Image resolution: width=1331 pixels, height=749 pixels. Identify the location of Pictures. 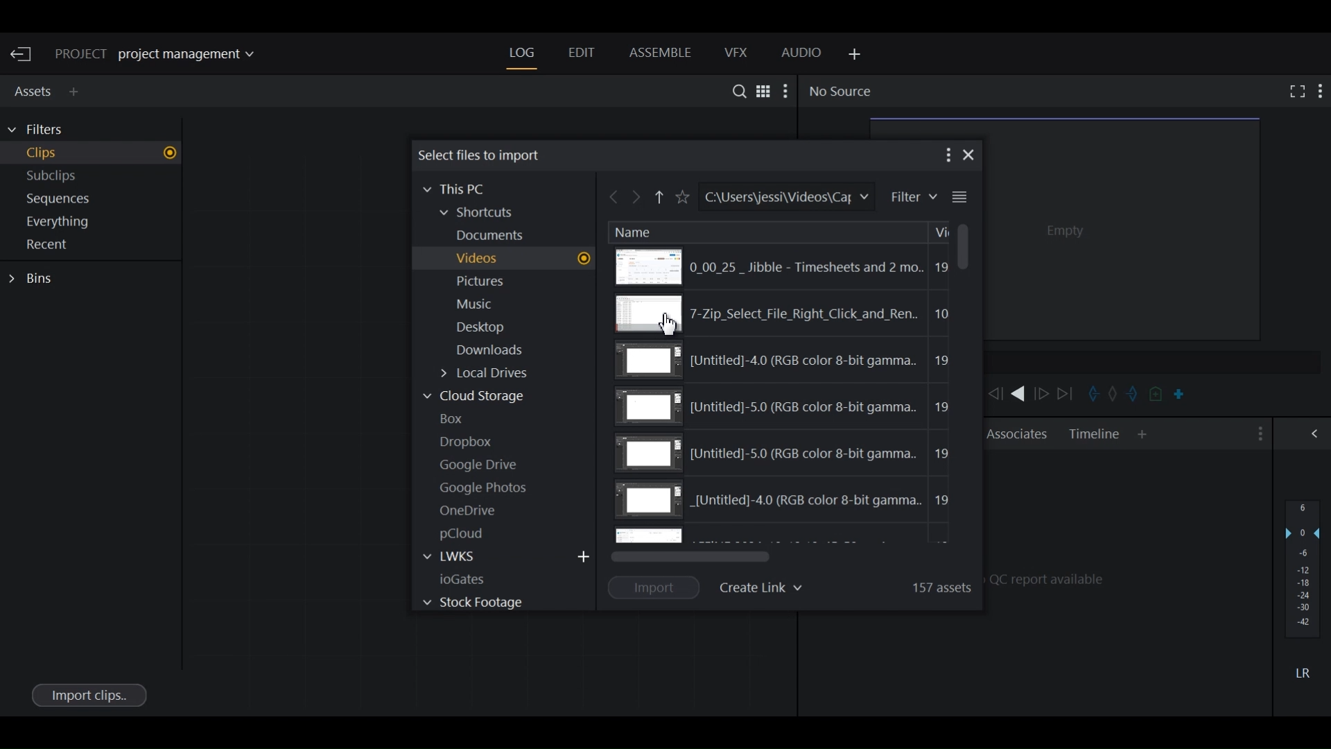
(489, 283).